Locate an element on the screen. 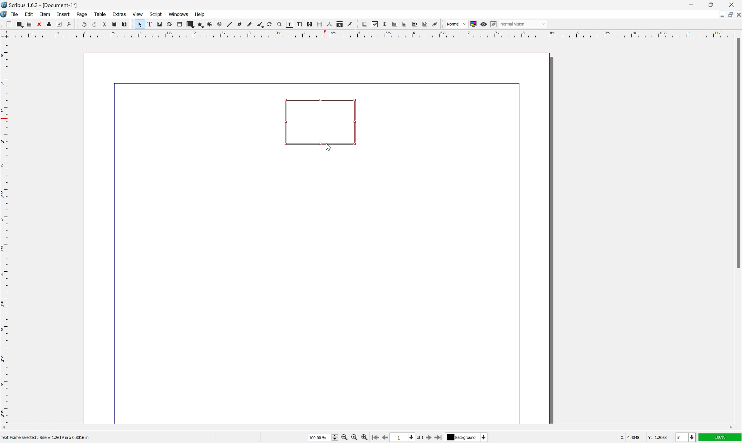  zoom in is located at coordinates (364, 438).